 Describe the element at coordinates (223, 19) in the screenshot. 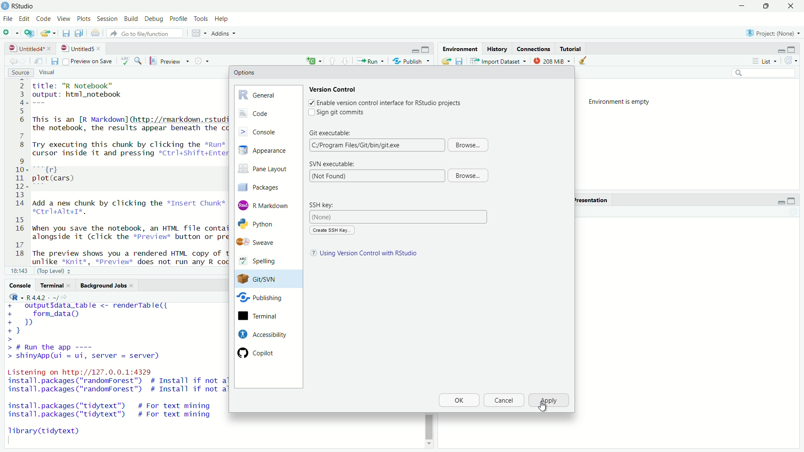

I see `Help` at that location.